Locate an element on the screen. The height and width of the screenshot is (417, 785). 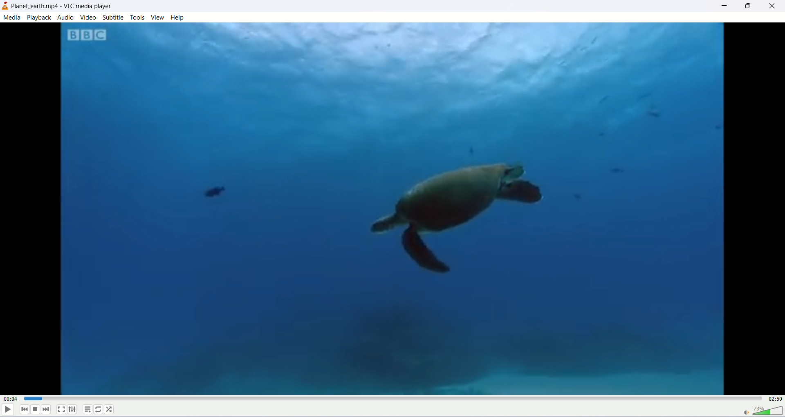
video is located at coordinates (87, 18).